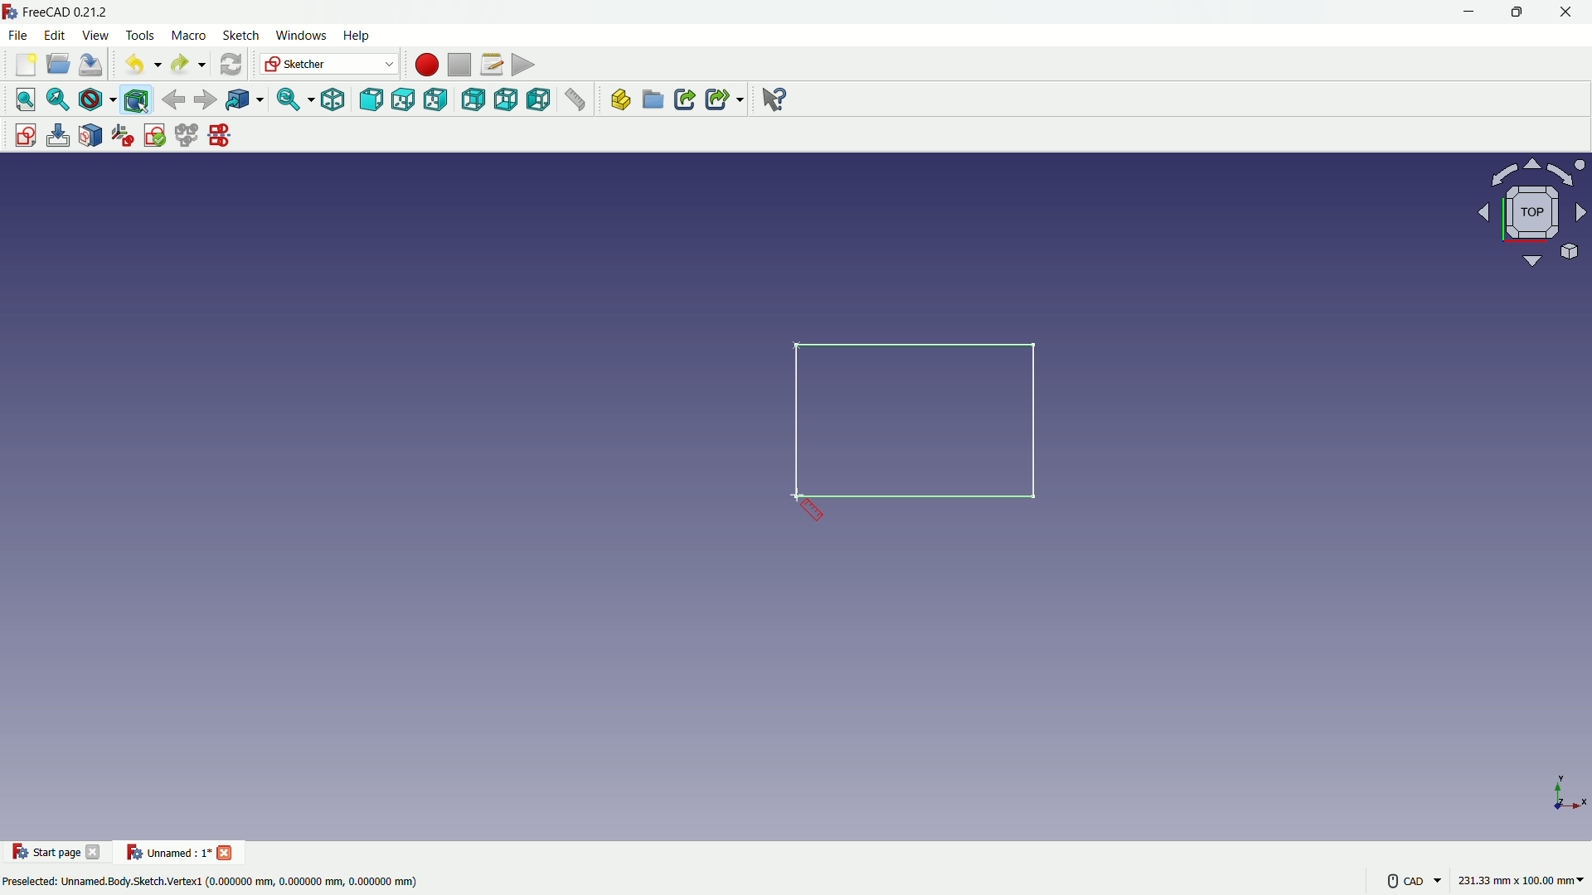 Image resolution: width=1592 pixels, height=895 pixels. Describe the element at coordinates (187, 36) in the screenshot. I see `macro` at that location.